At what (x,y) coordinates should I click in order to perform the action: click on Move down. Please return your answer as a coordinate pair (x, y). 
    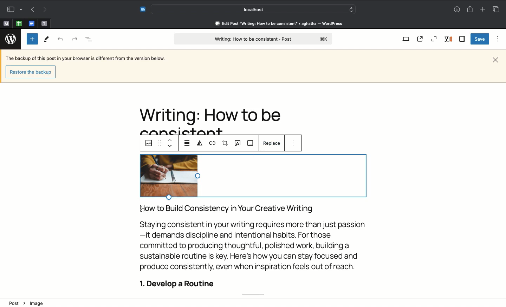
    Looking at the image, I should click on (171, 144).